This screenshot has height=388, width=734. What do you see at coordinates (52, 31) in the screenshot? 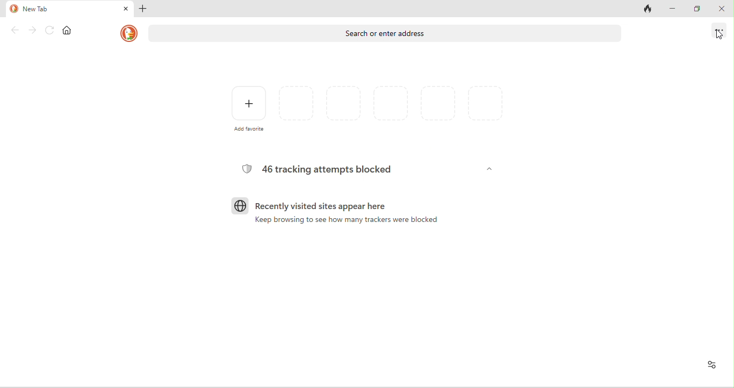
I see `reload` at bounding box center [52, 31].